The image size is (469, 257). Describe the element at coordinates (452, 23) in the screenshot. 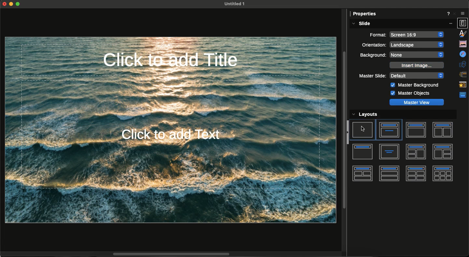

I see `More options` at that location.